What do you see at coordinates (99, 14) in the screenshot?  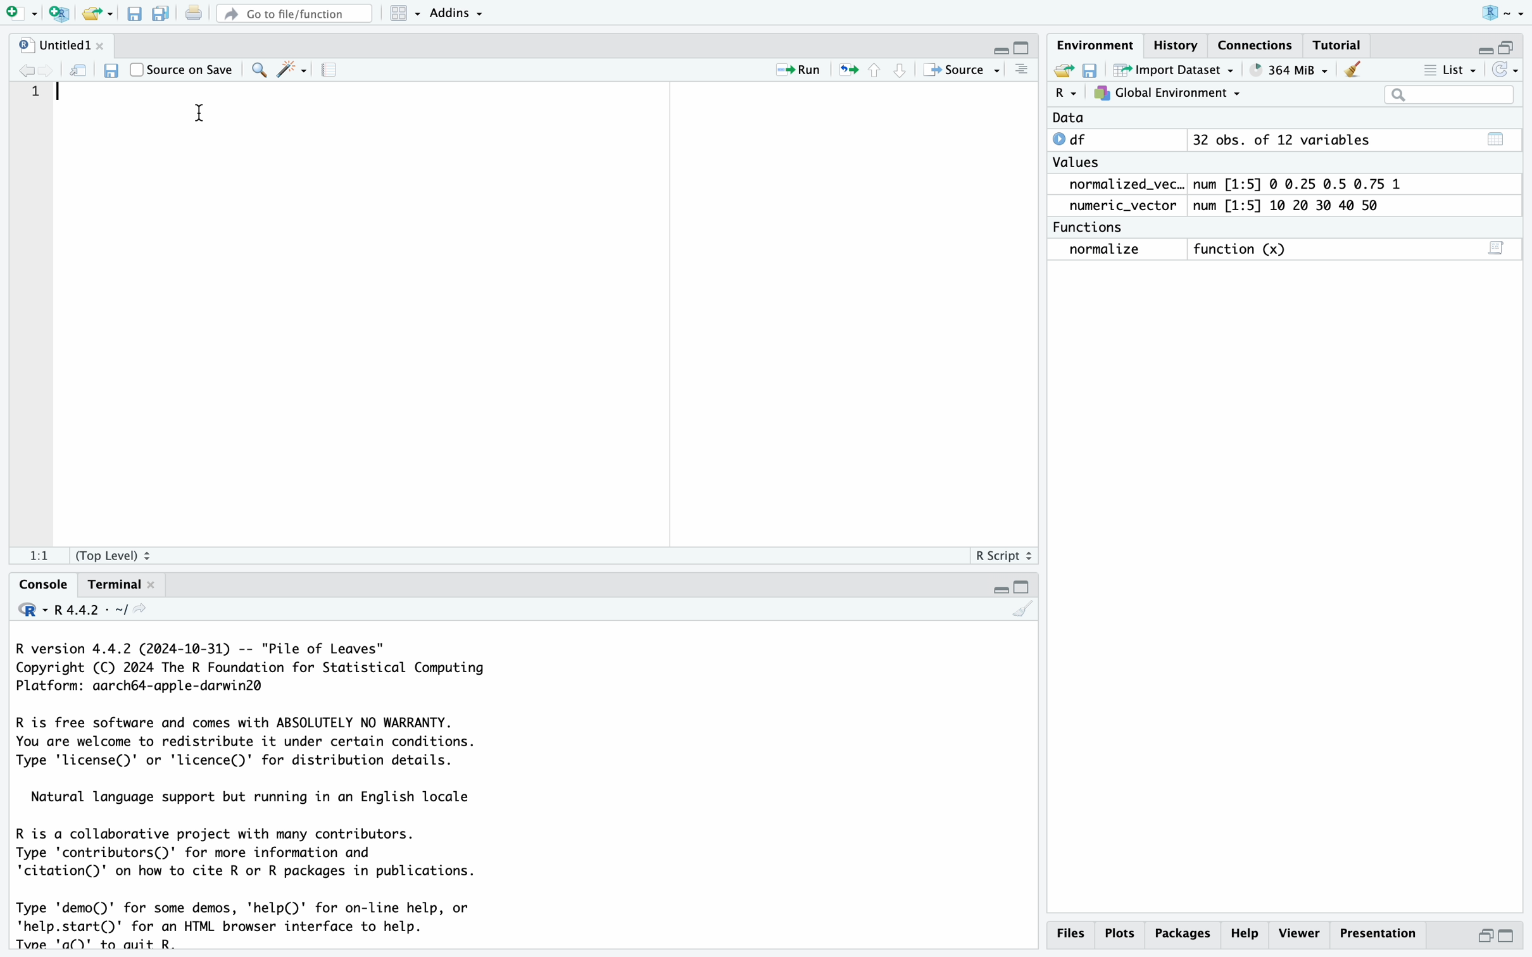 I see `Open` at bounding box center [99, 14].